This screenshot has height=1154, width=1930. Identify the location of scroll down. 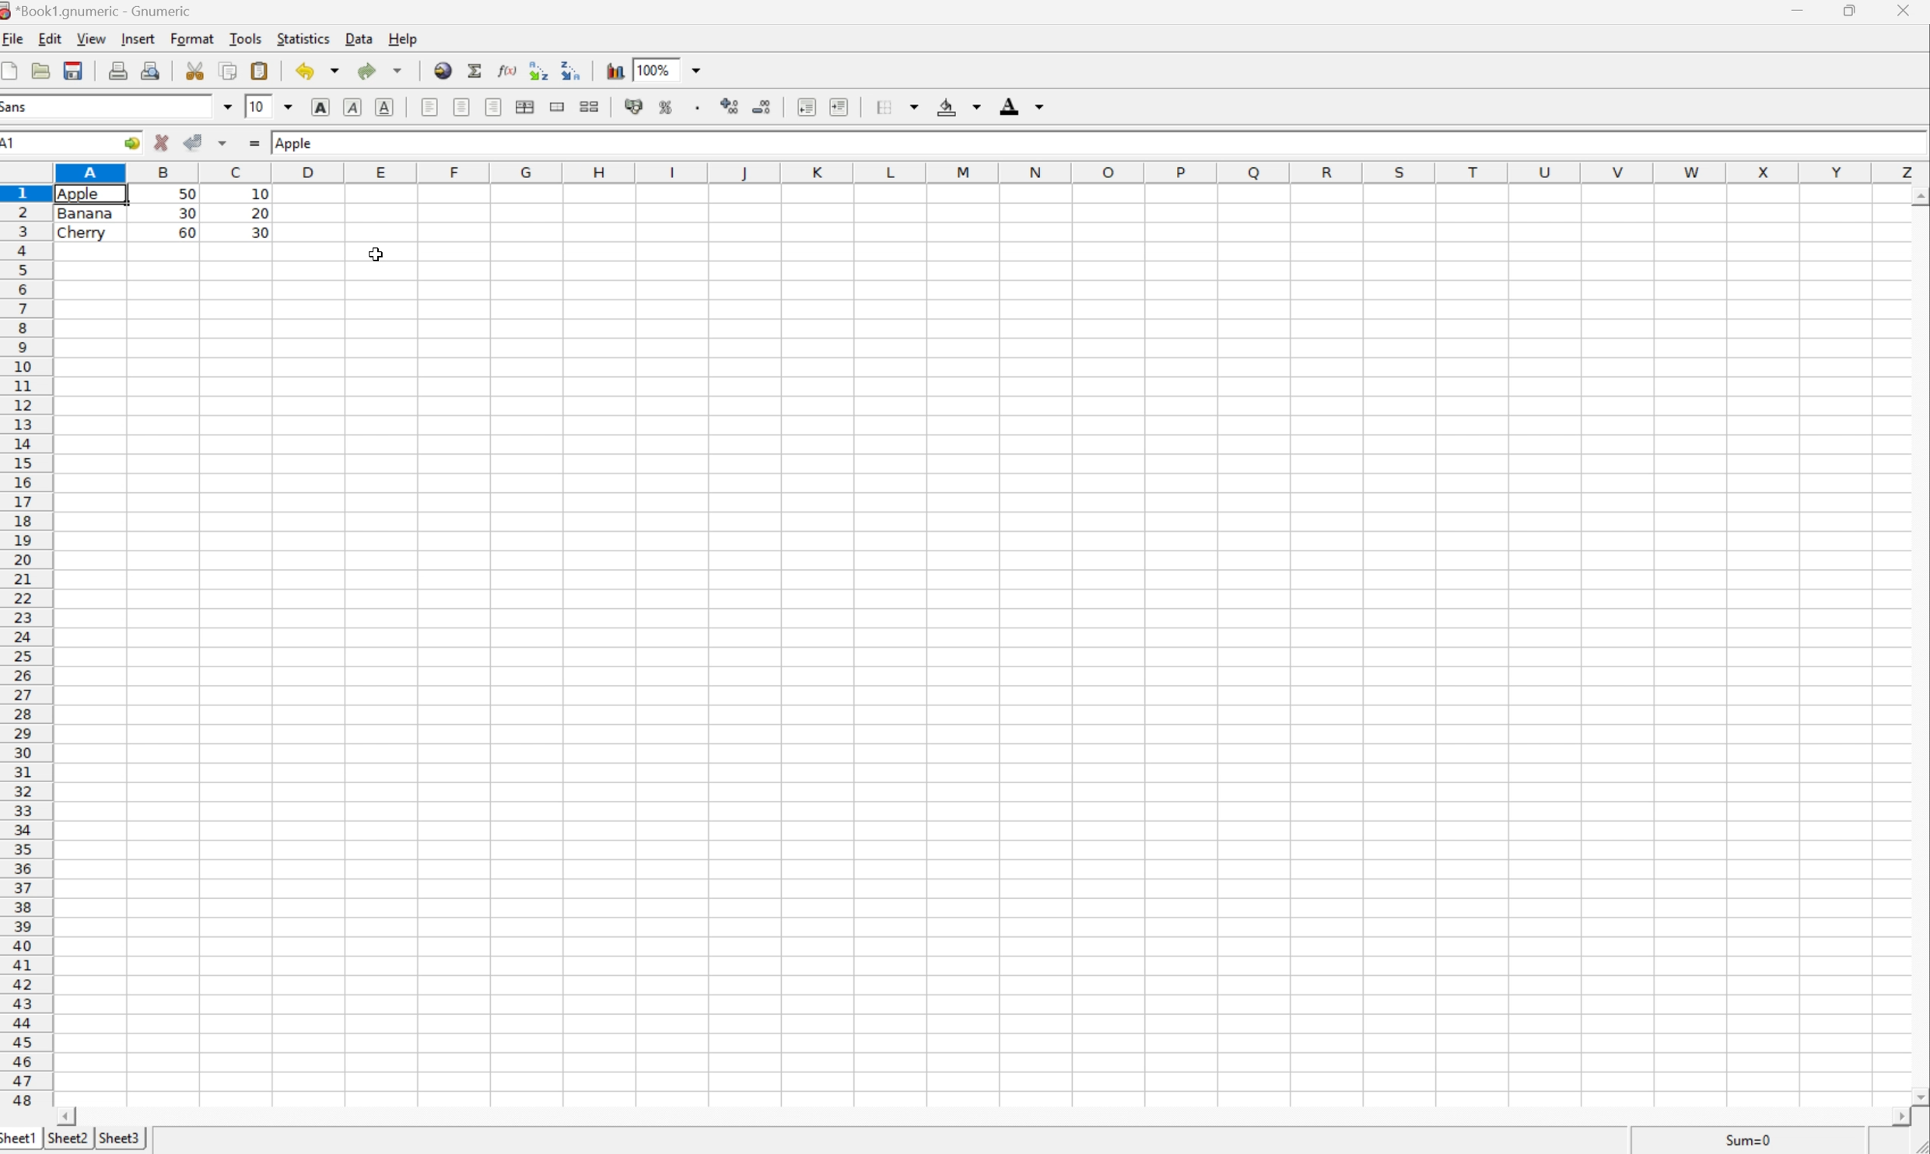
(1918, 1096).